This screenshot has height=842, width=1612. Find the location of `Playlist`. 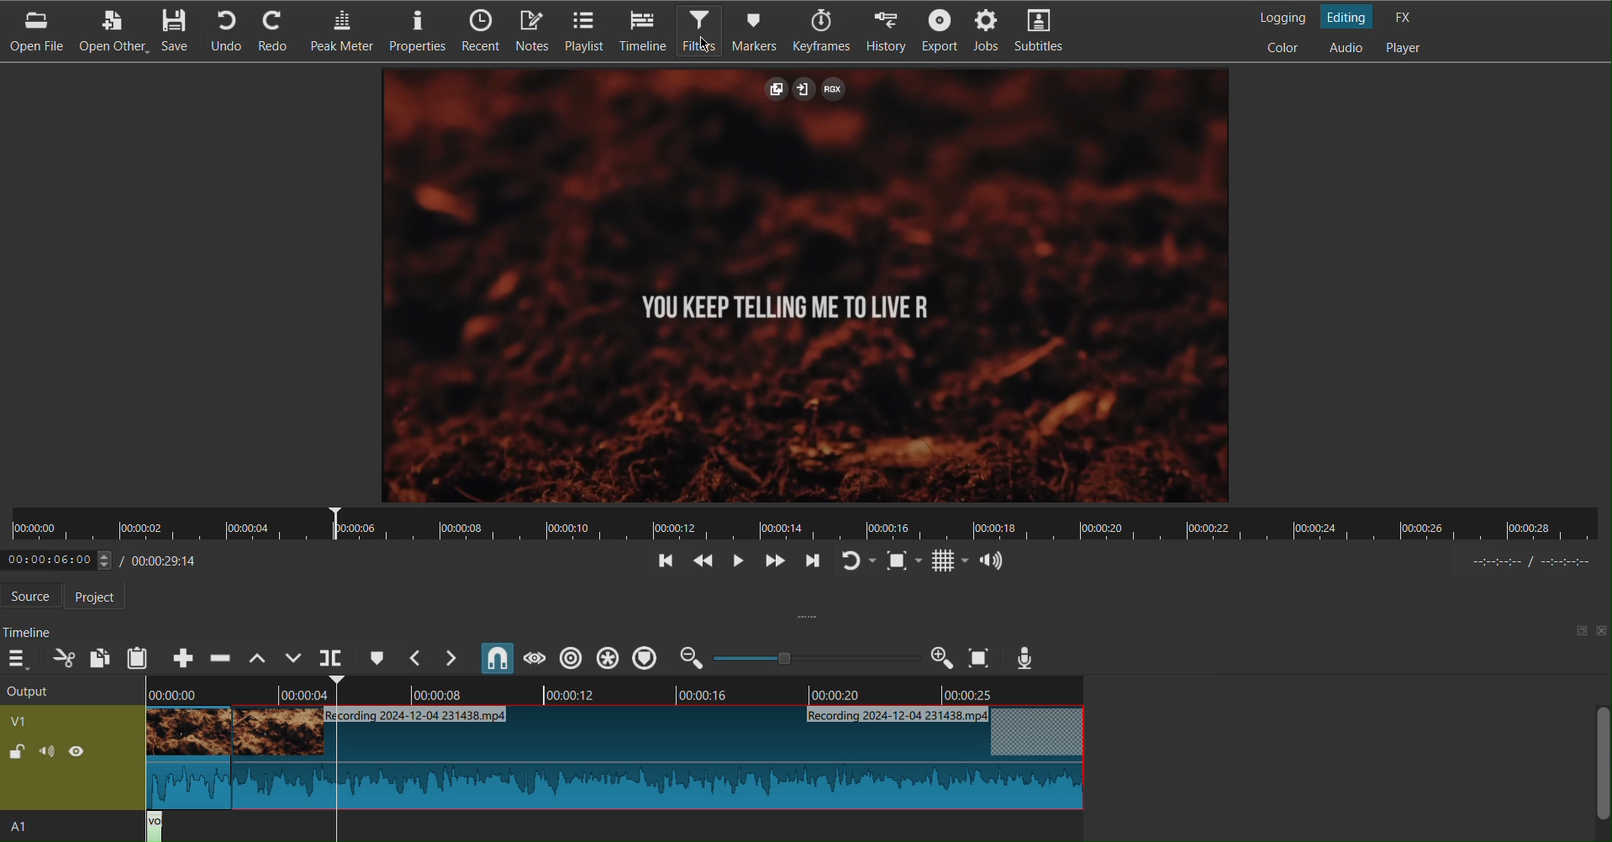

Playlist is located at coordinates (585, 29).